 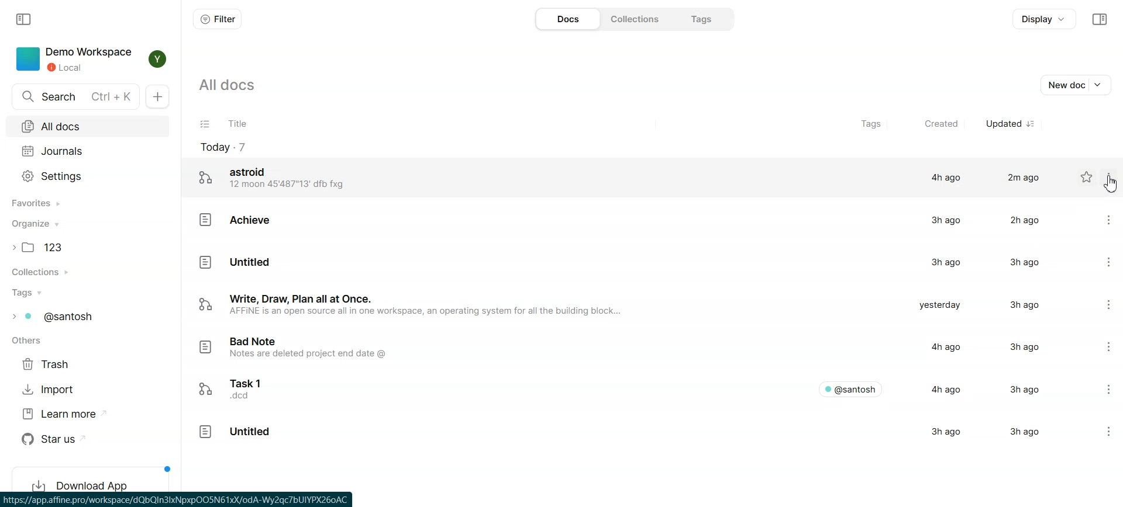 What do you see at coordinates (1021, 433) in the screenshot?
I see `3hago` at bounding box center [1021, 433].